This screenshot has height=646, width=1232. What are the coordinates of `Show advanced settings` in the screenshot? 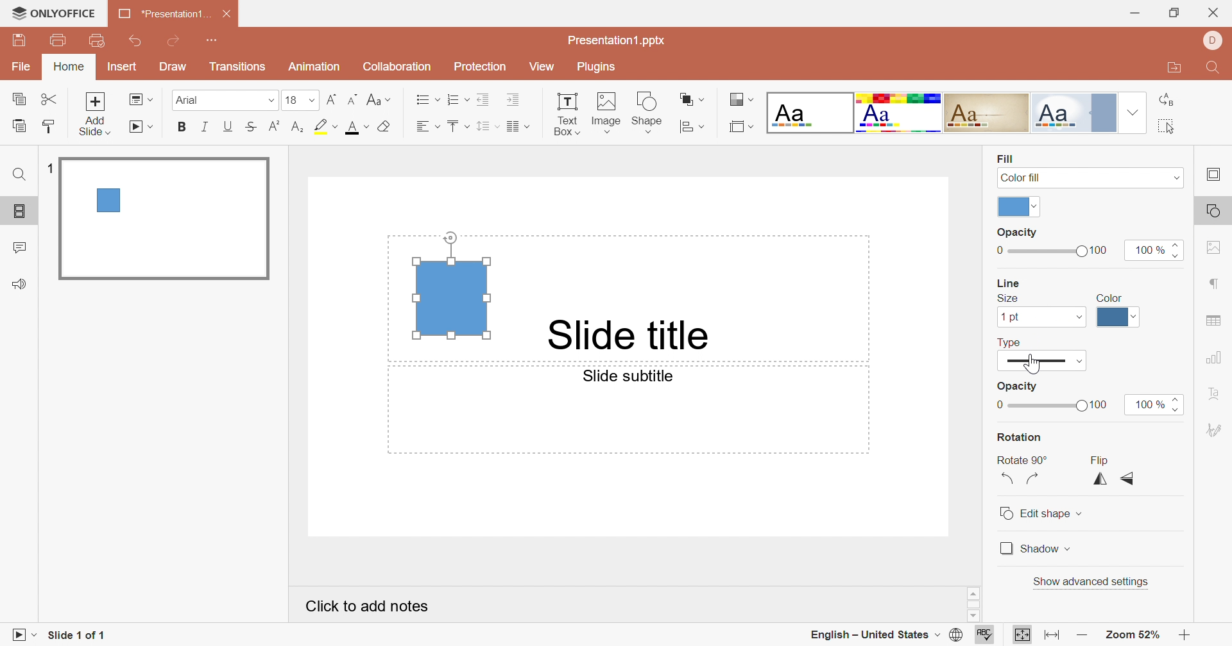 It's located at (1092, 581).